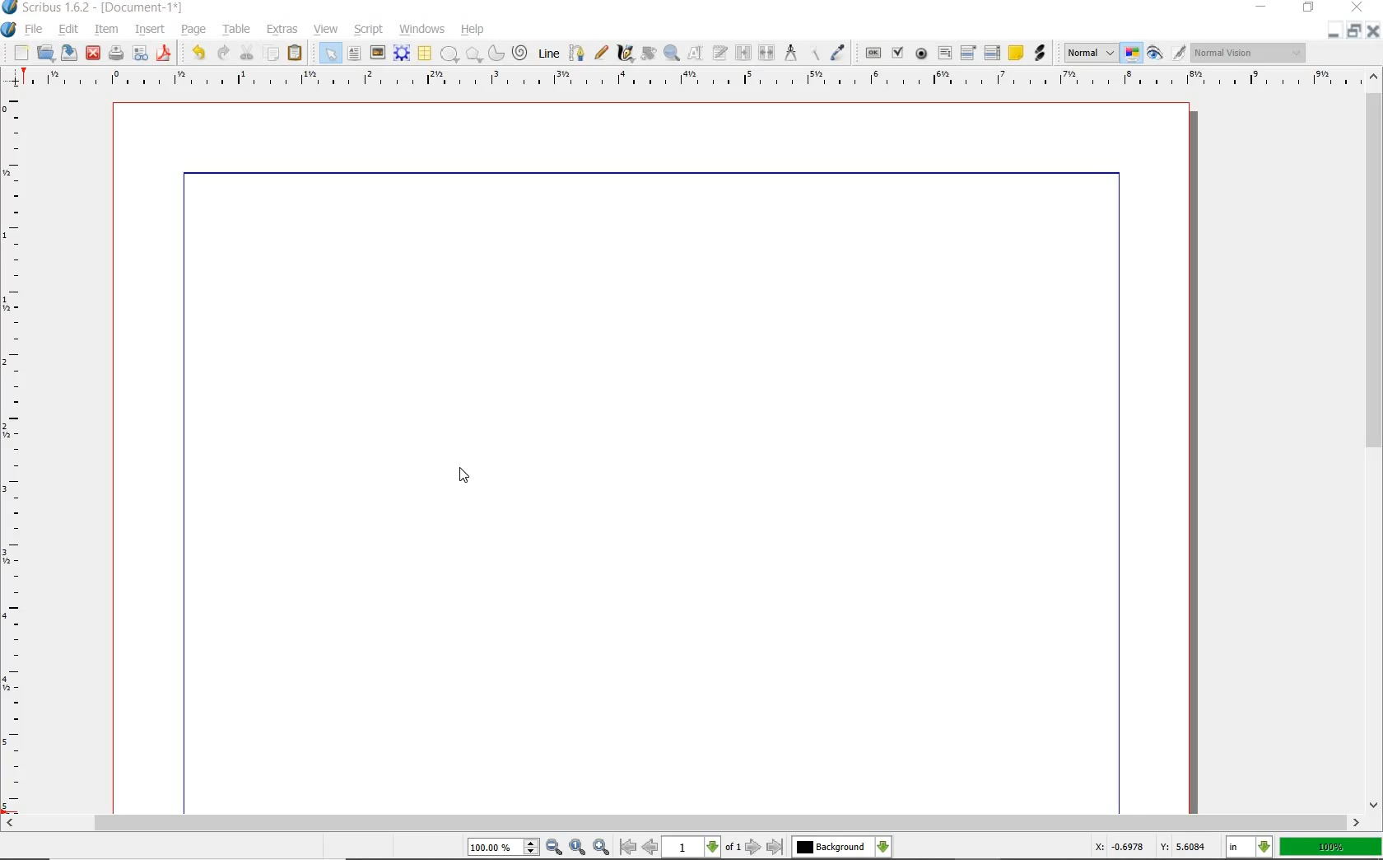 The height and width of the screenshot is (860, 1383). What do you see at coordinates (116, 54) in the screenshot?
I see `PRINT` at bounding box center [116, 54].